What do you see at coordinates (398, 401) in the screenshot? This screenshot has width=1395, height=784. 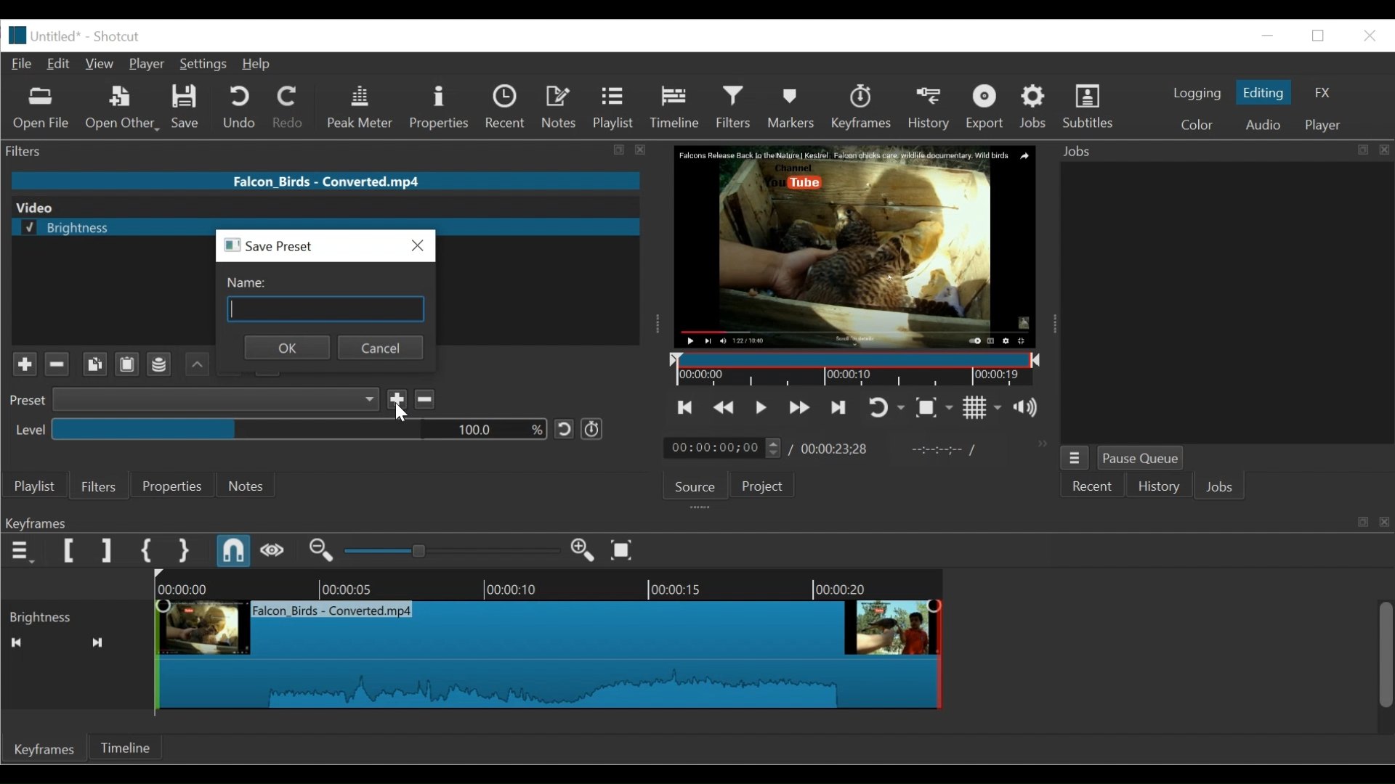 I see `Save ` at bounding box center [398, 401].